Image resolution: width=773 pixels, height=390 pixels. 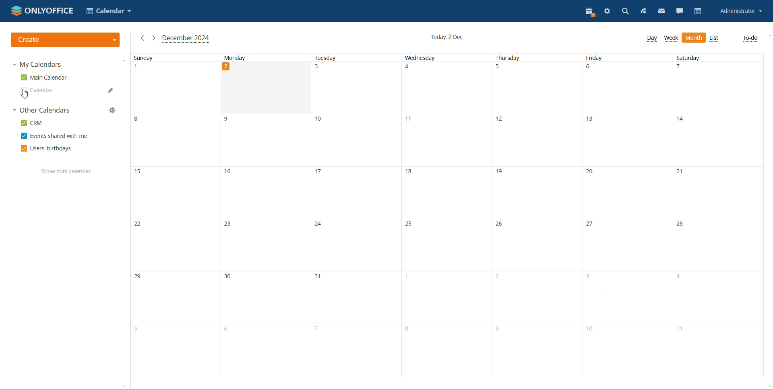 What do you see at coordinates (624, 12) in the screenshot?
I see `search` at bounding box center [624, 12].